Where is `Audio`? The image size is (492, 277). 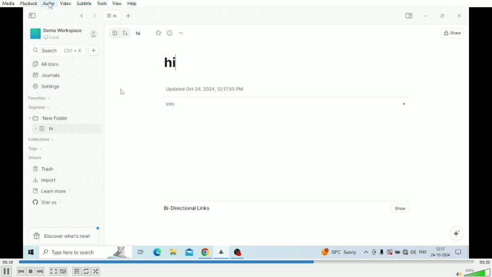
Audio is located at coordinates (49, 4).